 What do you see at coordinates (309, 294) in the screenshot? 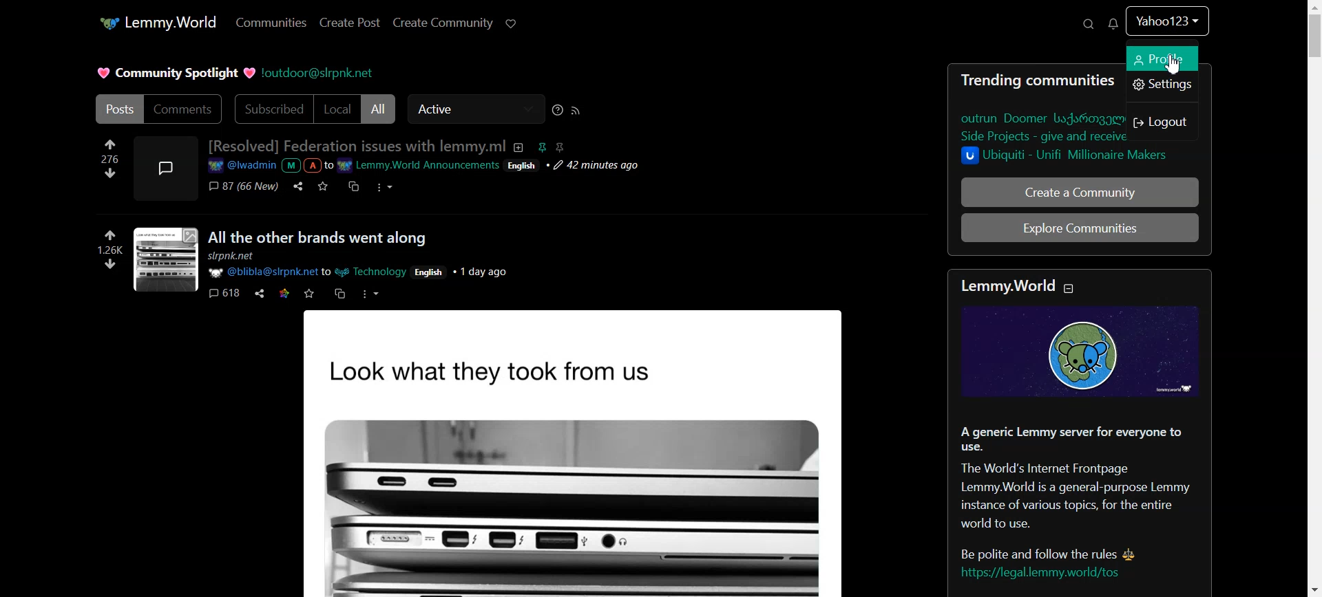
I see `save` at bounding box center [309, 294].